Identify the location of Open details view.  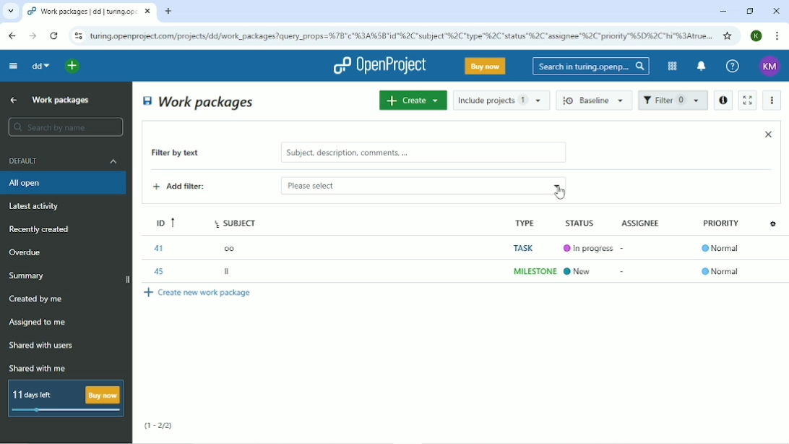
(723, 101).